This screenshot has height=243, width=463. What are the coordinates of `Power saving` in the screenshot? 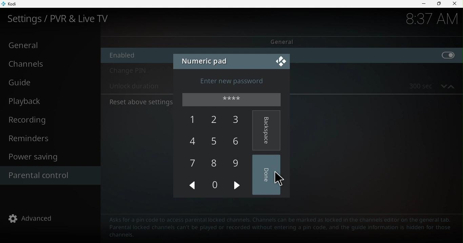 It's located at (51, 157).